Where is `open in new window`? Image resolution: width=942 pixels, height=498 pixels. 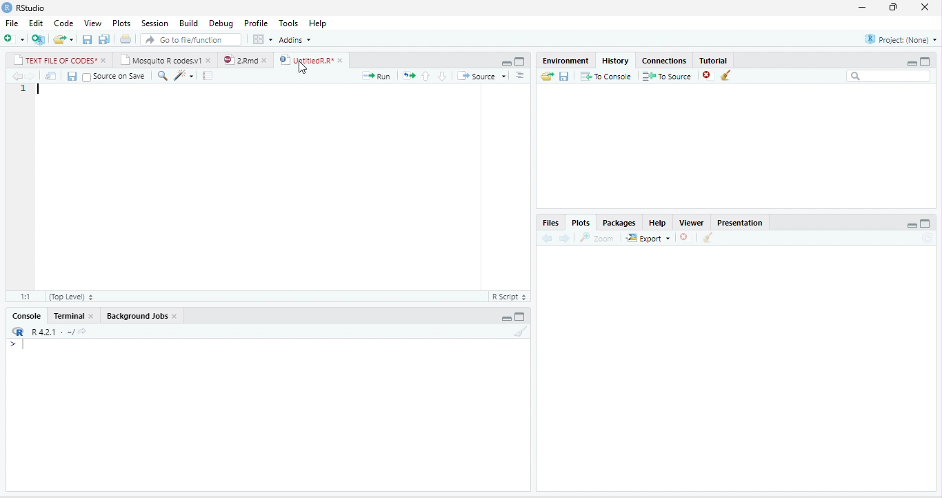 open in new window is located at coordinates (50, 76).